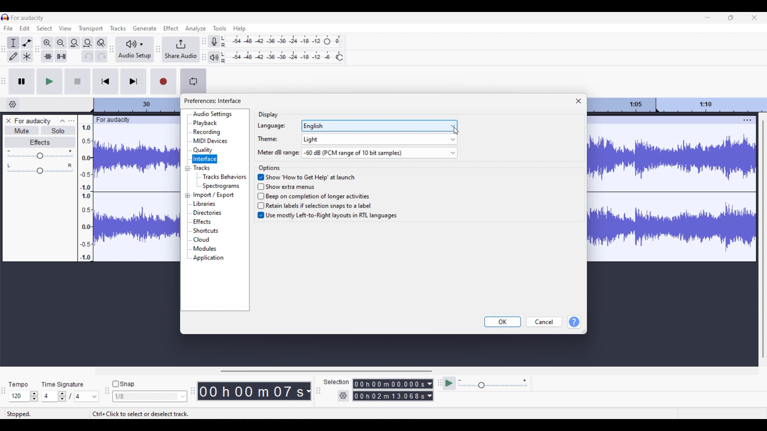 Image resolution: width=767 pixels, height=431 pixels. What do you see at coordinates (207, 132) in the screenshot?
I see `Recording` at bounding box center [207, 132].